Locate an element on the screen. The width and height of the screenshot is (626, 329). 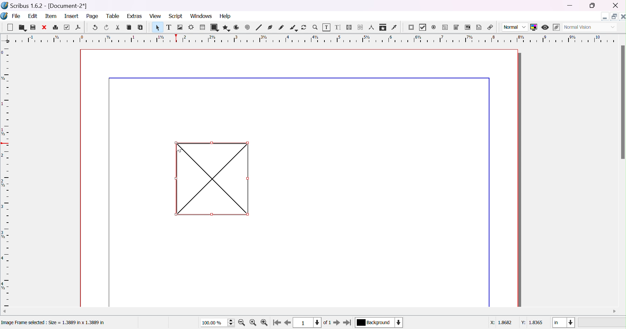
unlink text frames is located at coordinates (361, 27).